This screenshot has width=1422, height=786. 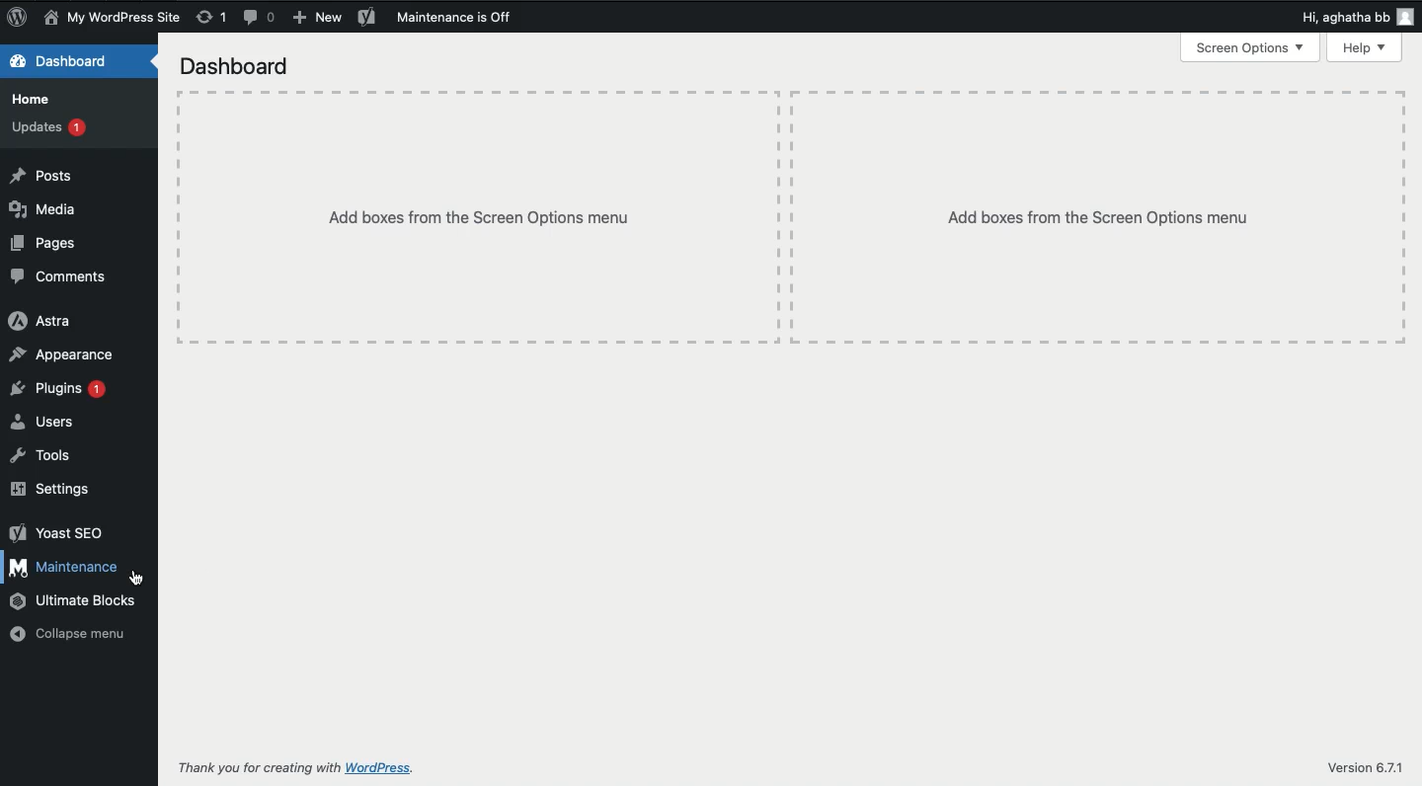 I want to click on Revision, so click(x=211, y=18).